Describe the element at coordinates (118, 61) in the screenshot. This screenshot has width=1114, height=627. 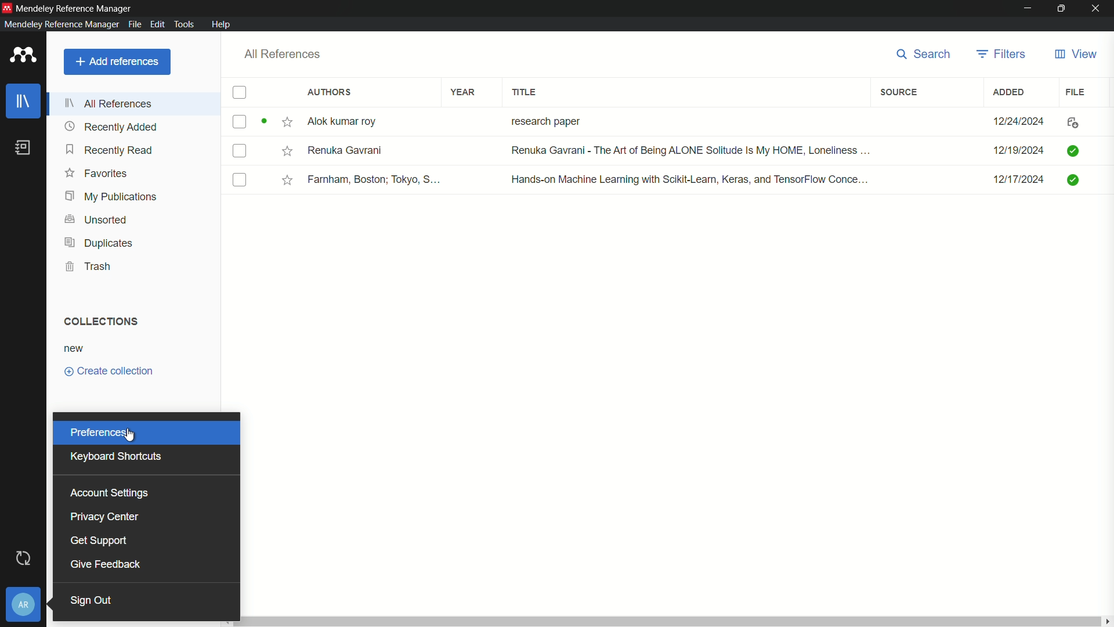
I see `add reference` at that location.